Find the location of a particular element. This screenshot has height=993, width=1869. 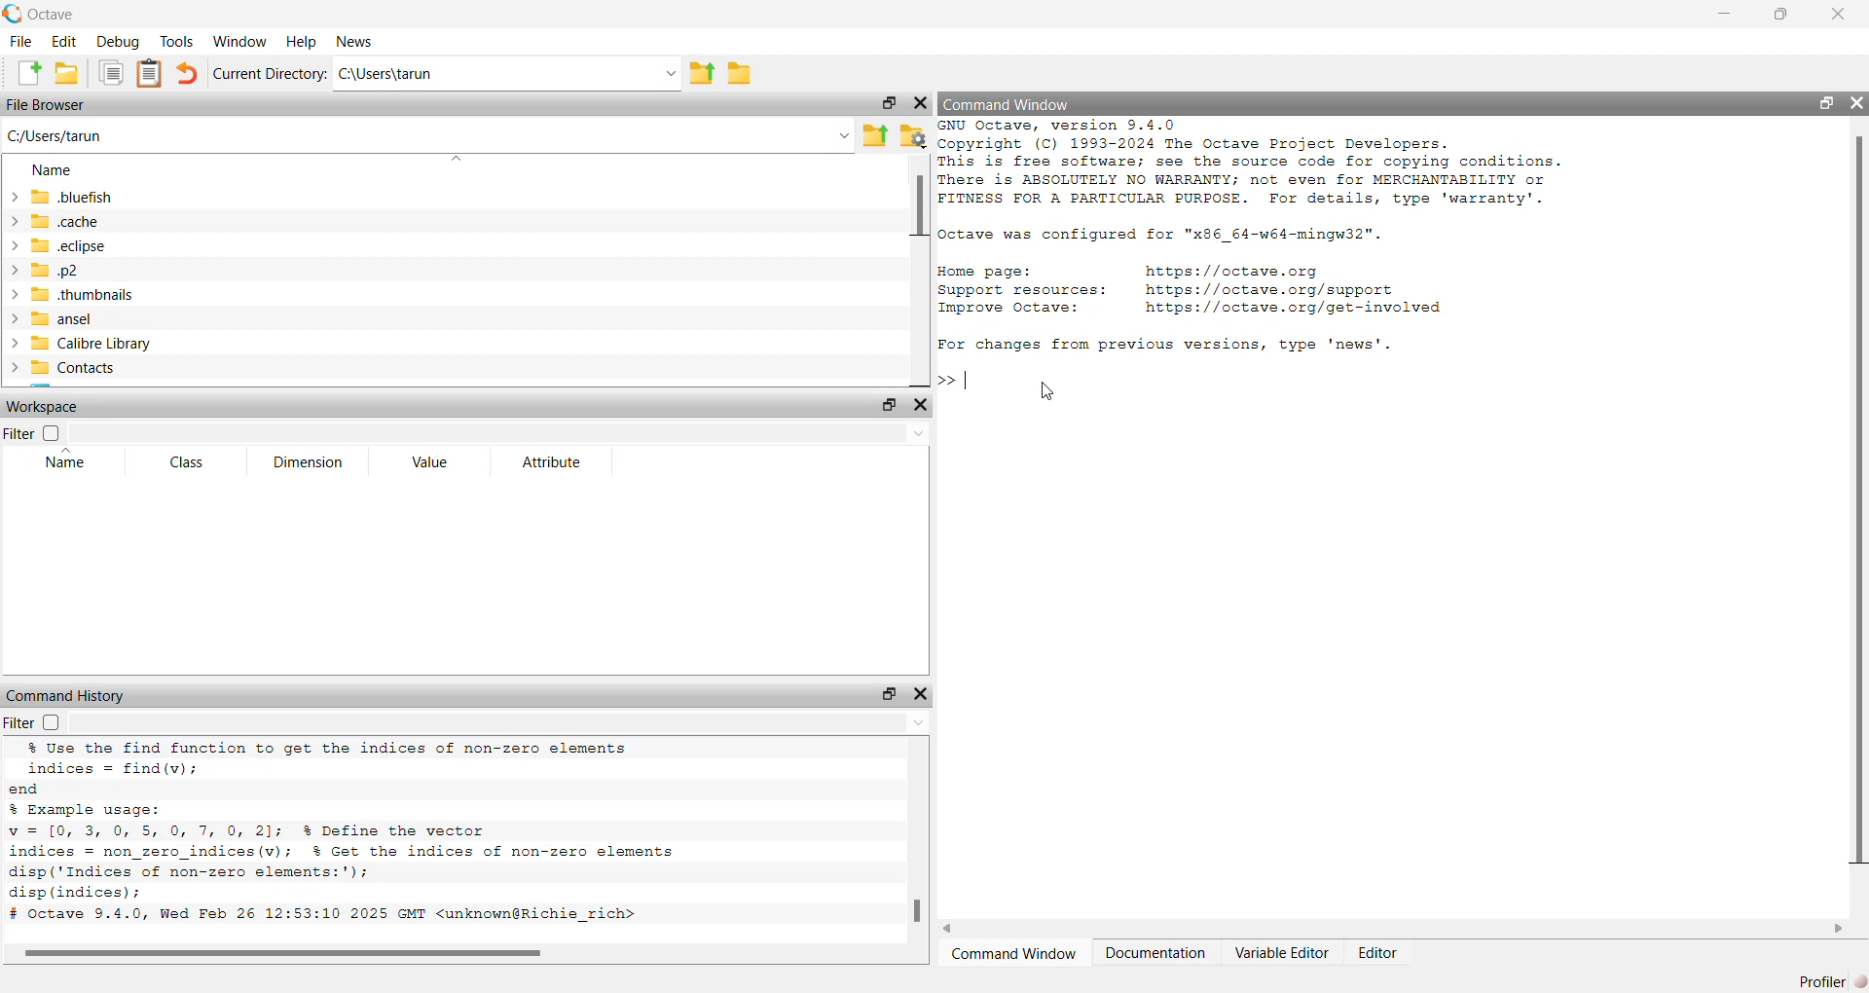

Dimension is located at coordinates (308, 461).